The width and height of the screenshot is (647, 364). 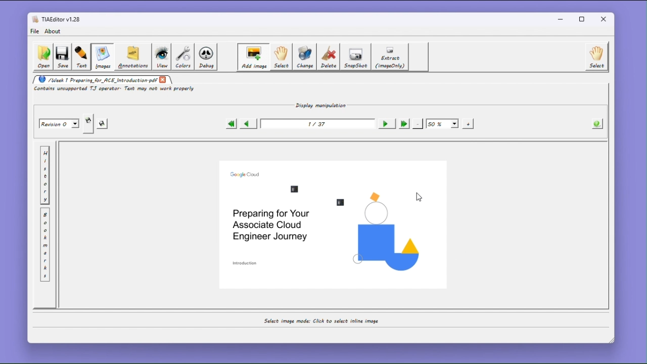 What do you see at coordinates (132, 57) in the screenshot?
I see `Annotations ` at bounding box center [132, 57].